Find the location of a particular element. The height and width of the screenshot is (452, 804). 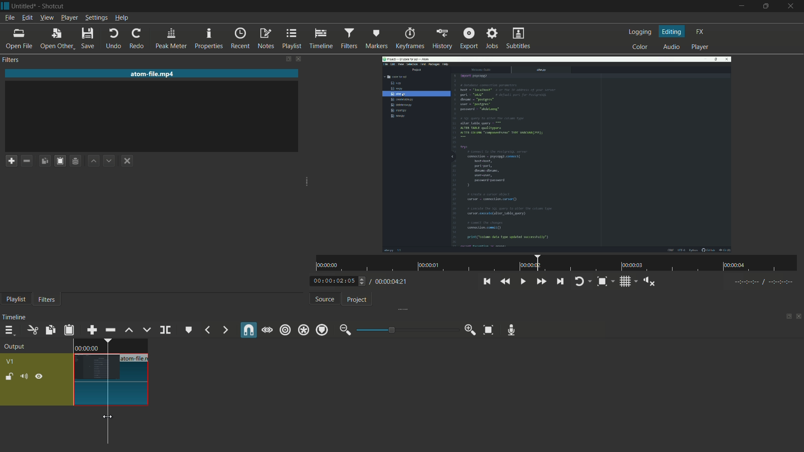

app icon is located at coordinates (5, 8).